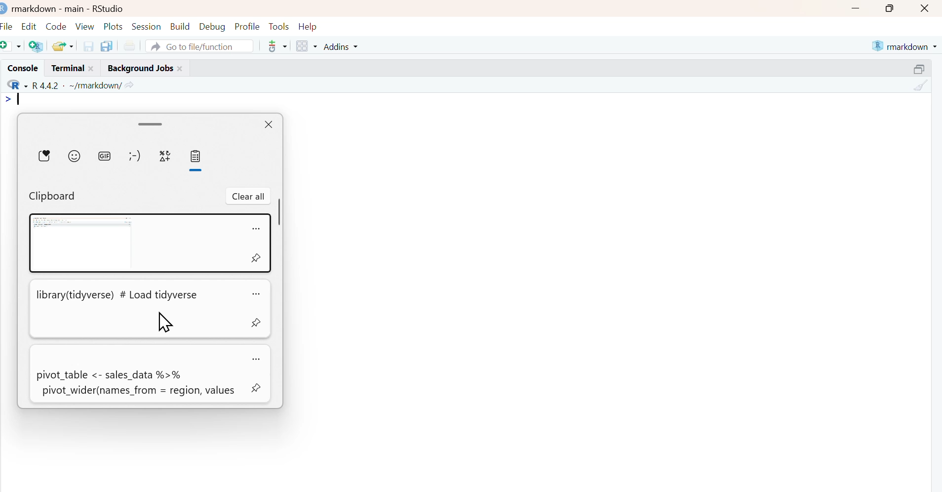  Describe the element at coordinates (20, 99) in the screenshot. I see `text cursor` at that location.